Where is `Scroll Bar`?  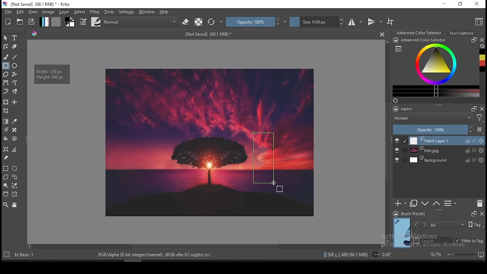
Scroll Bar is located at coordinates (205, 247).